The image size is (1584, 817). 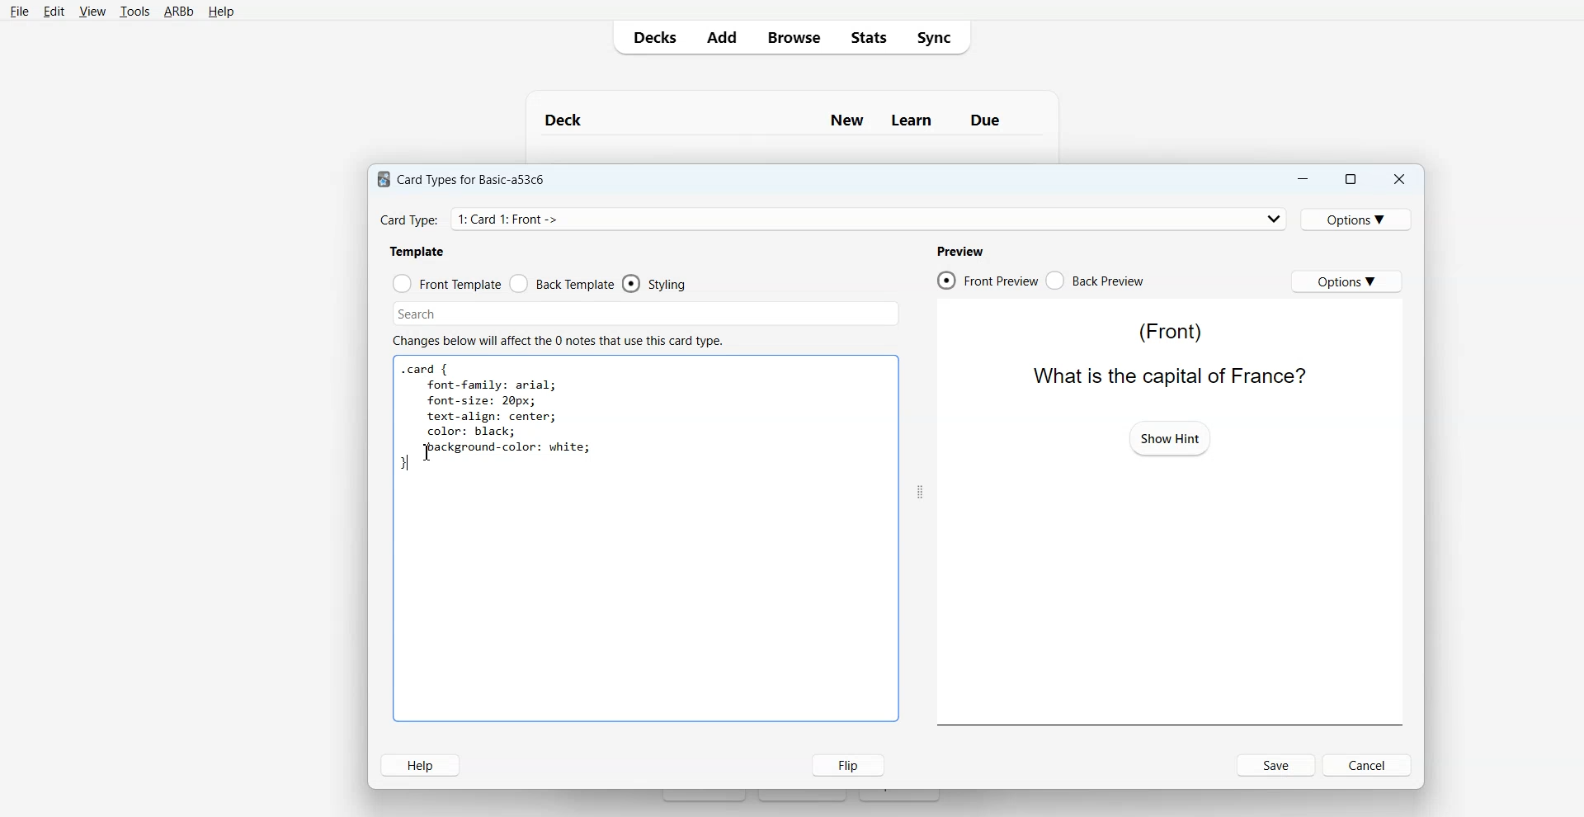 I want to click on Options, so click(x=1359, y=219).